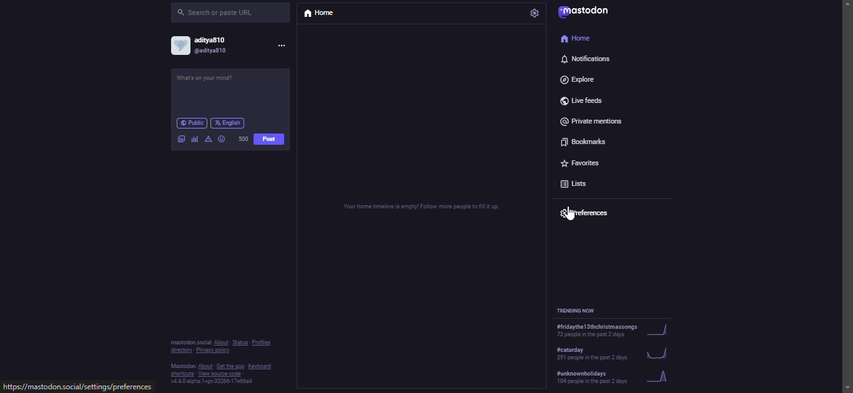  What do you see at coordinates (323, 14) in the screenshot?
I see `home` at bounding box center [323, 14].